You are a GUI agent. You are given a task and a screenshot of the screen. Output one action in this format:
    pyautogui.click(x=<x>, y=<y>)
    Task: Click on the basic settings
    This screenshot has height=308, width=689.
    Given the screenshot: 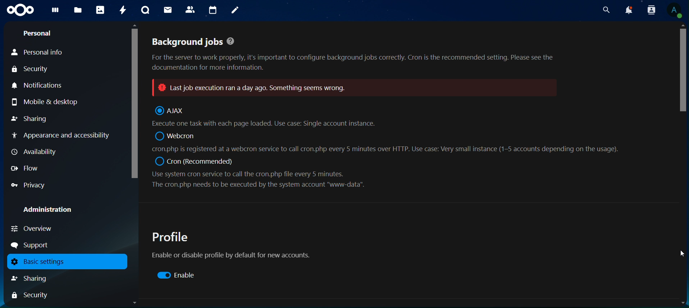 What is the action you would take?
    pyautogui.click(x=64, y=261)
    